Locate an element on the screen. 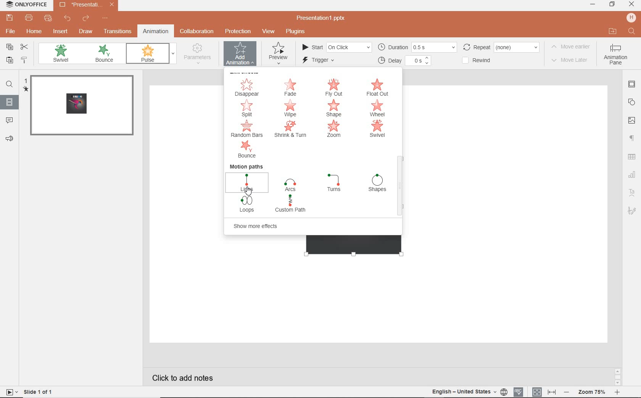 This screenshot has height=398, width=641. feedback & support is located at coordinates (9, 139).